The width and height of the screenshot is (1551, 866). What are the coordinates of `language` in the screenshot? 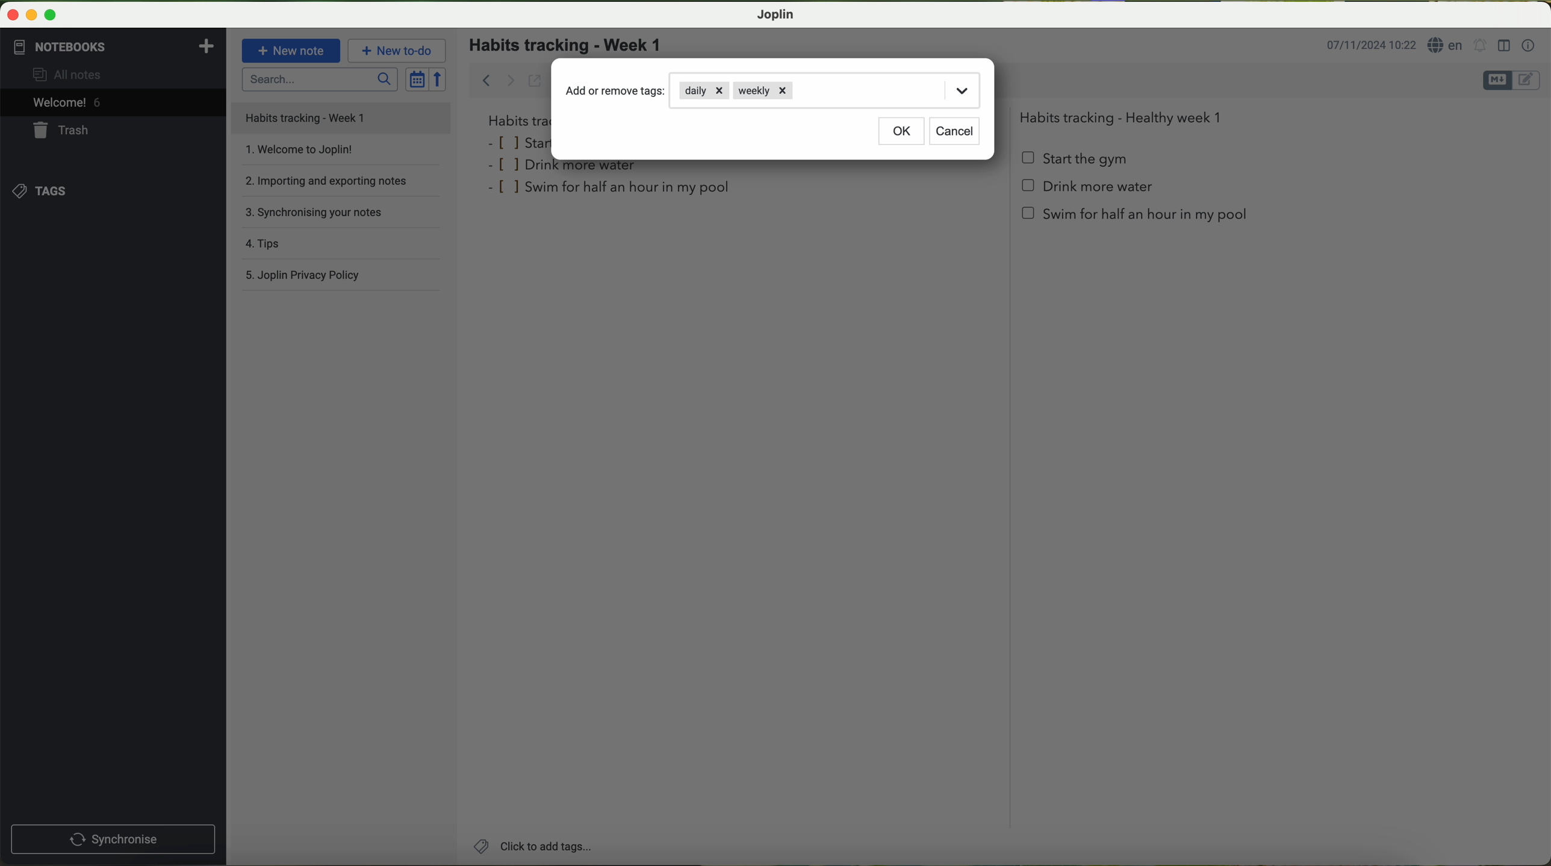 It's located at (1446, 45).